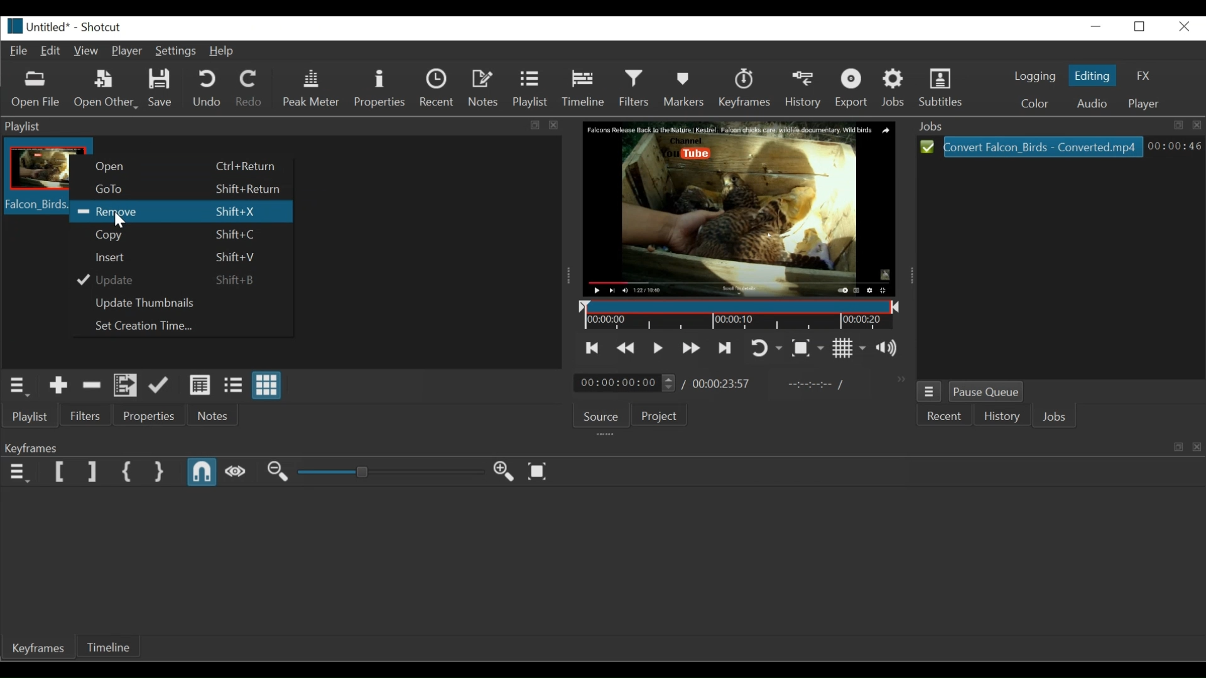  I want to click on Source, so click(604, 416).